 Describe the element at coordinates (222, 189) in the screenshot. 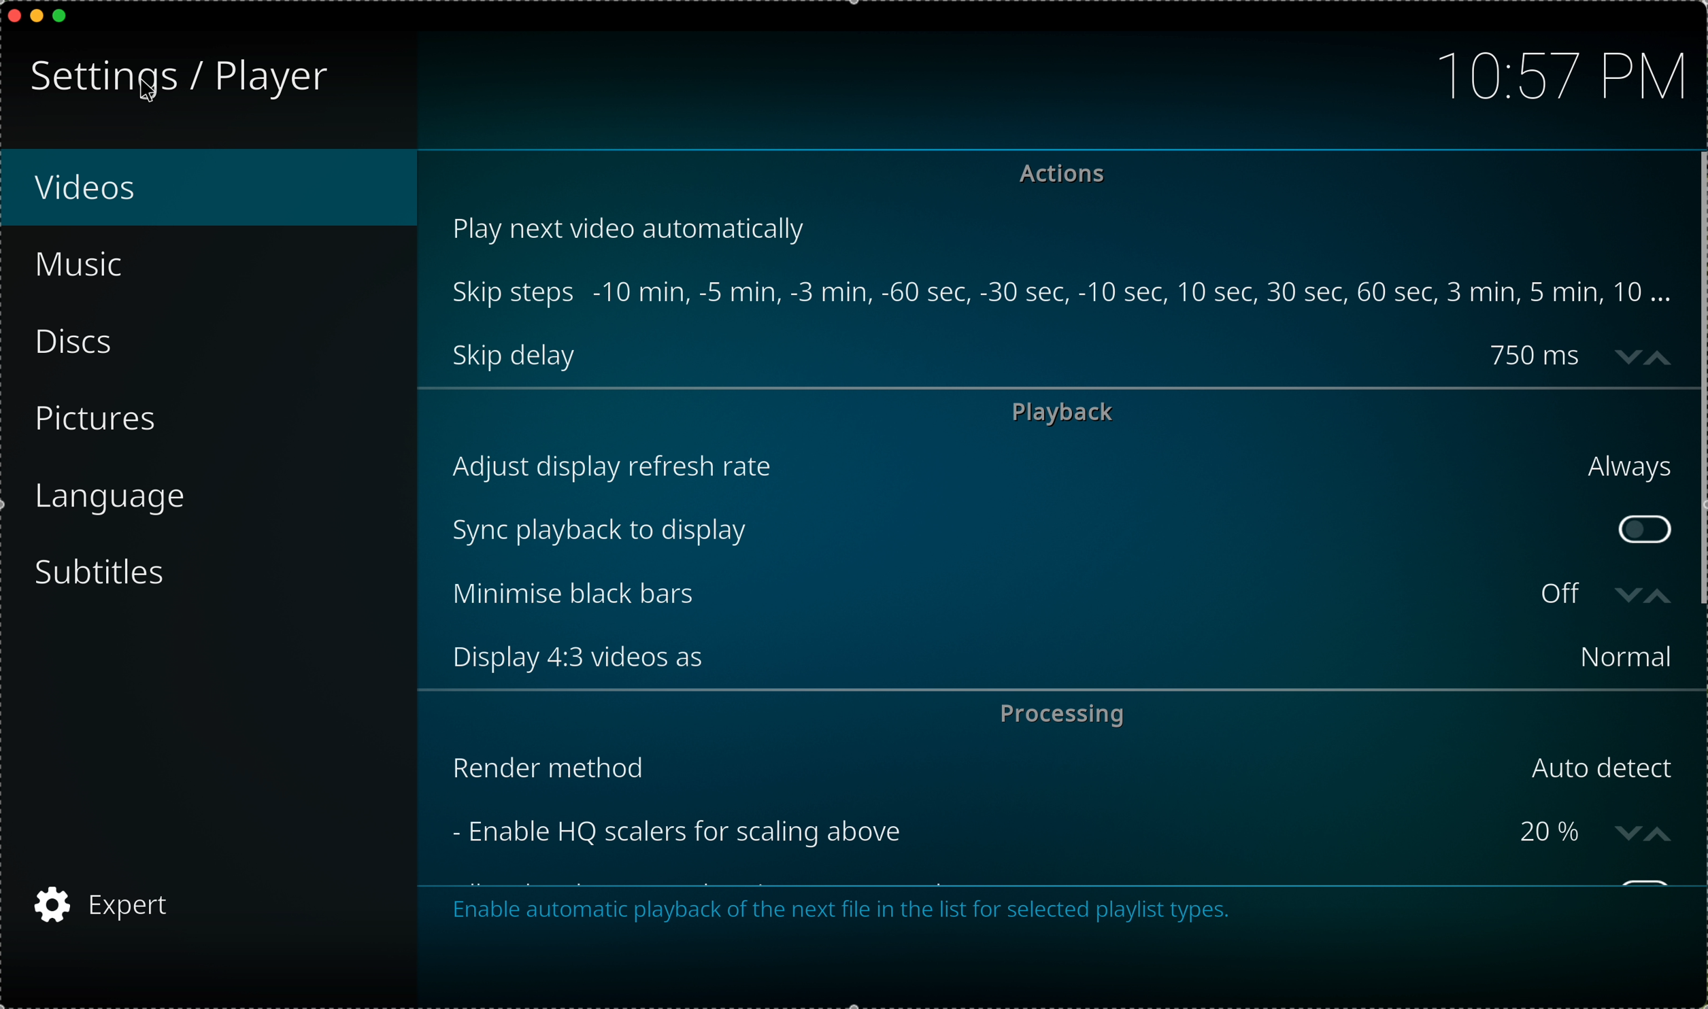

I see `videos` at that location.